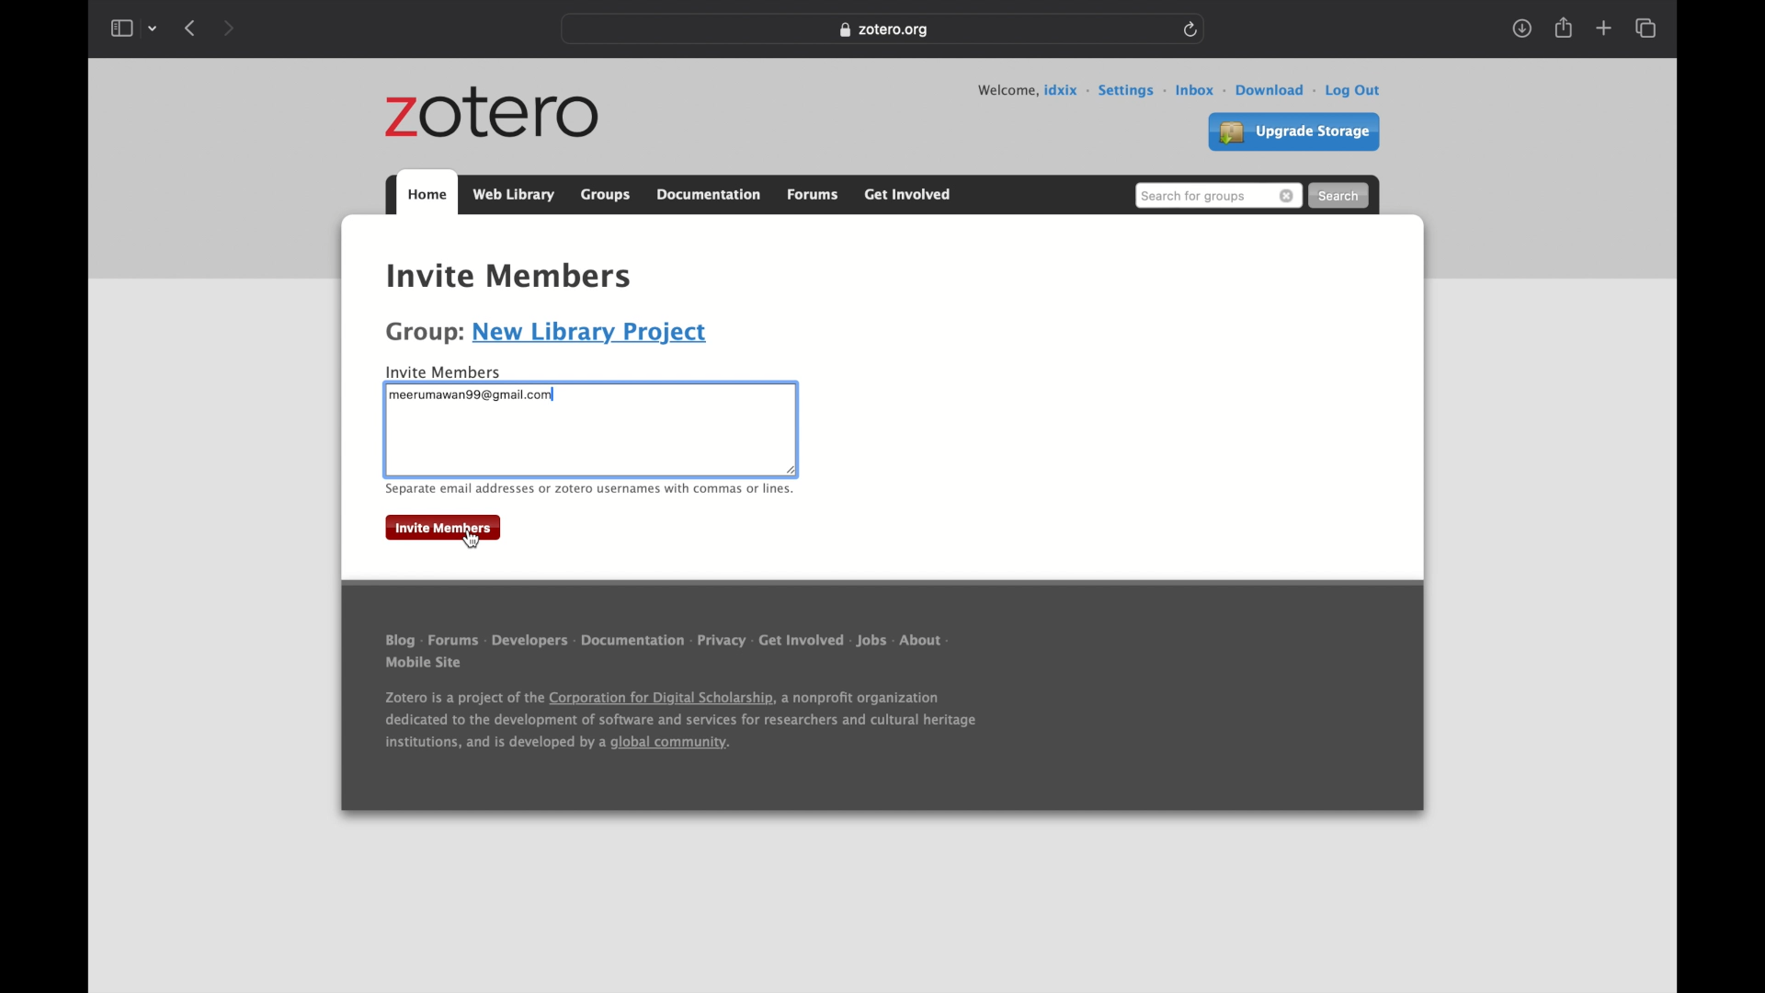 The height and width of the screenshot is (993, 1765). What do you see at coordinates (192, 29) in the screenshot?
I see `show previous page` at bounding box center [192, 29].